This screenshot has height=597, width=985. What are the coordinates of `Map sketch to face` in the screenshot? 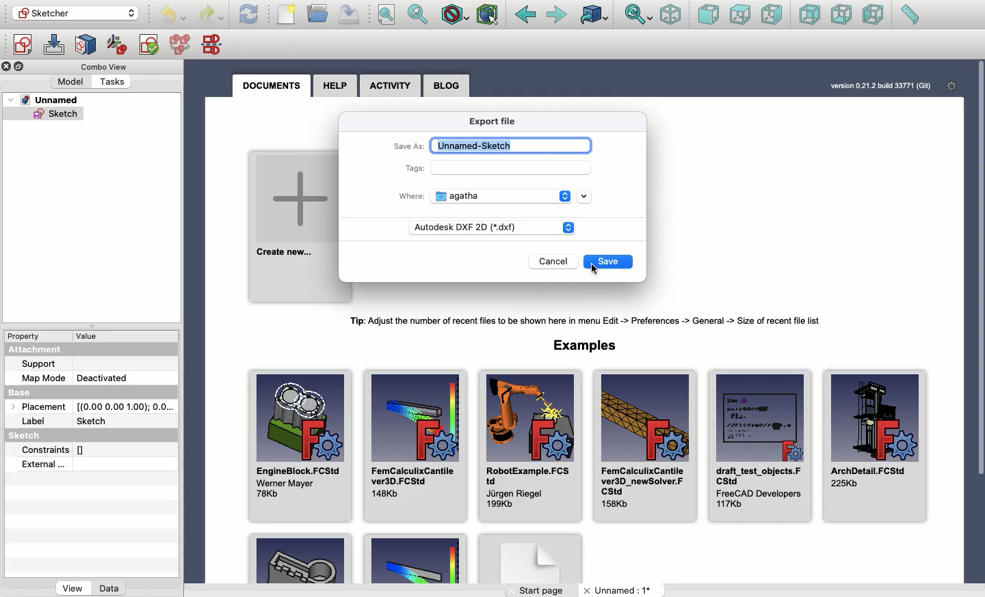 It's located at (88, 44).